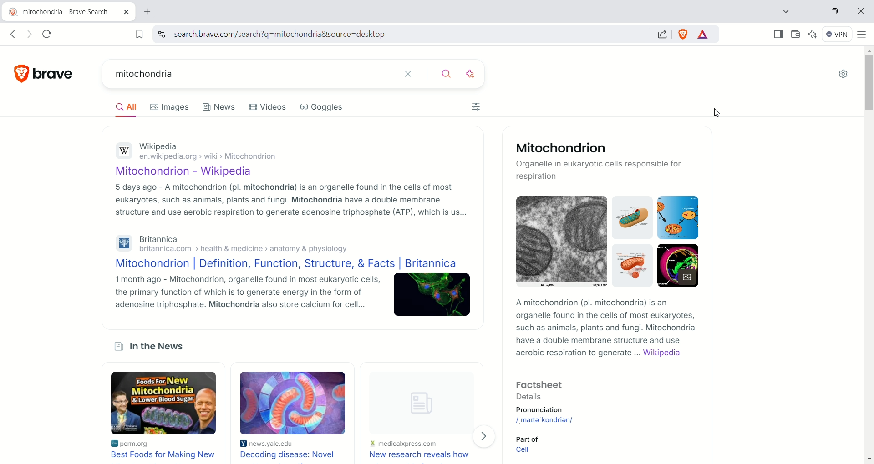  Describe the element at coordinates (244, 296) in the screenshot. I see `1 month ago - Mitochondrion, organelle found in most eukaryotic cells, the primary function of which is to generate energy in the form of adenosine triphosphate. Mitochondria also store calcium for cell...` at that location.